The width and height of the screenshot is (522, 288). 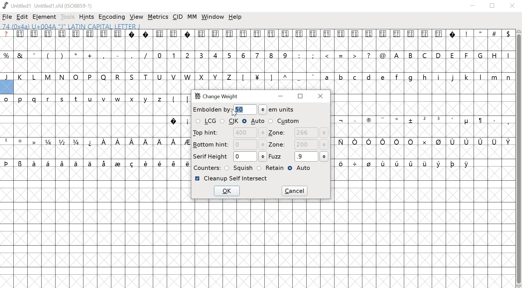 What do you see at coordinates (213, 17) in the screenshot?
I see `window` at bounding box center [213, 17].